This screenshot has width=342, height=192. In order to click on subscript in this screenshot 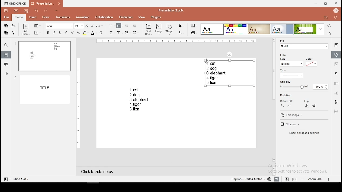, I will do `click(78, 33)`.